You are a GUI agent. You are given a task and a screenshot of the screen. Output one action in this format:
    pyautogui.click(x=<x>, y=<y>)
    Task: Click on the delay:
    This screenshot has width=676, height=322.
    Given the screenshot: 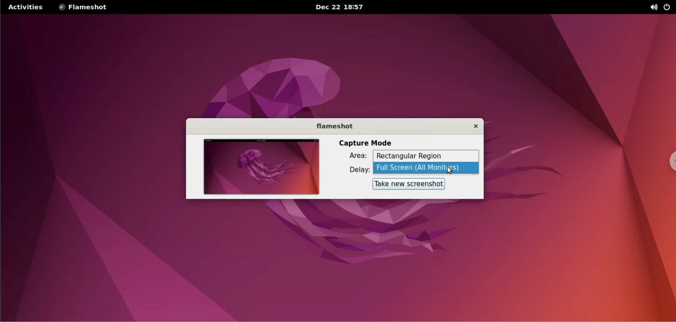 What is the action you would take?
    pyautogui.click(x=353, y=170)
    